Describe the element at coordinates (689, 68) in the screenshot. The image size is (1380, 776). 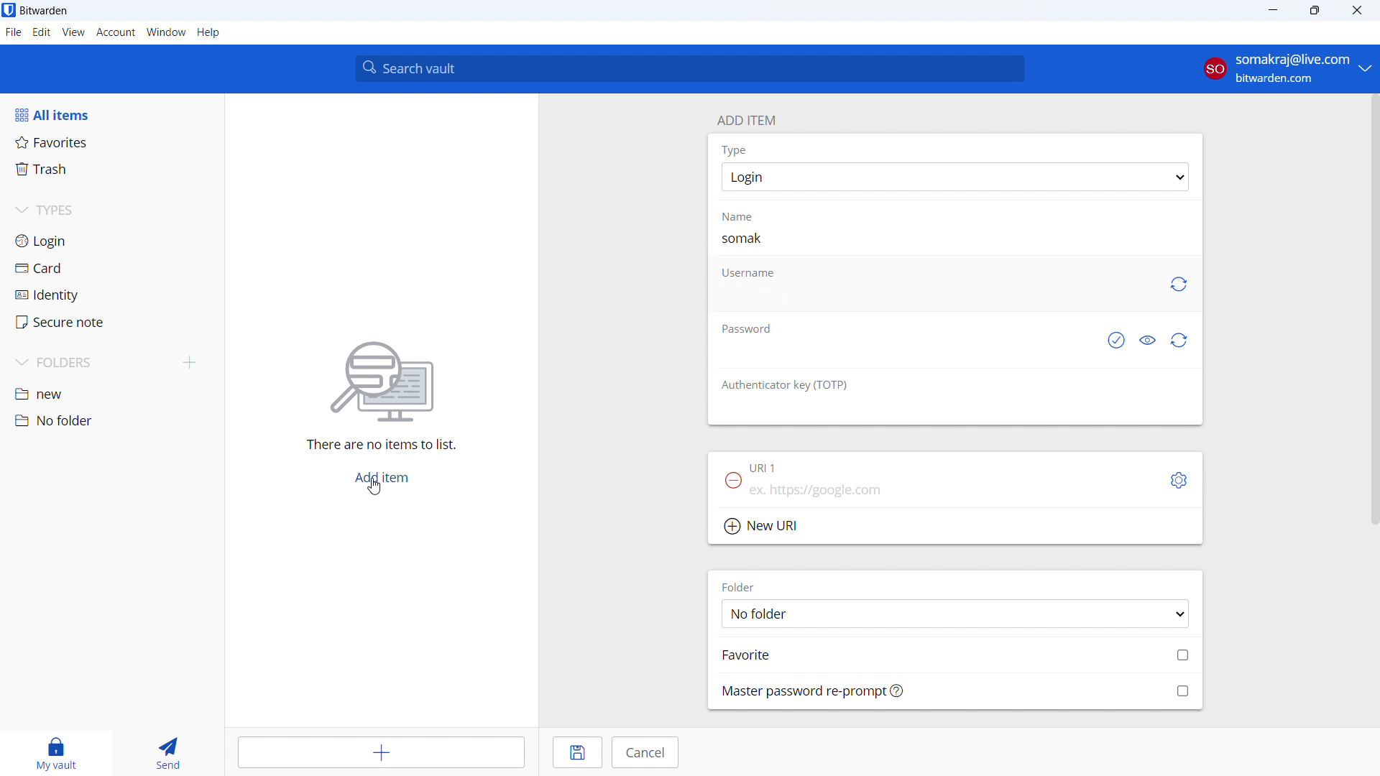
I see `search vault` at that location.